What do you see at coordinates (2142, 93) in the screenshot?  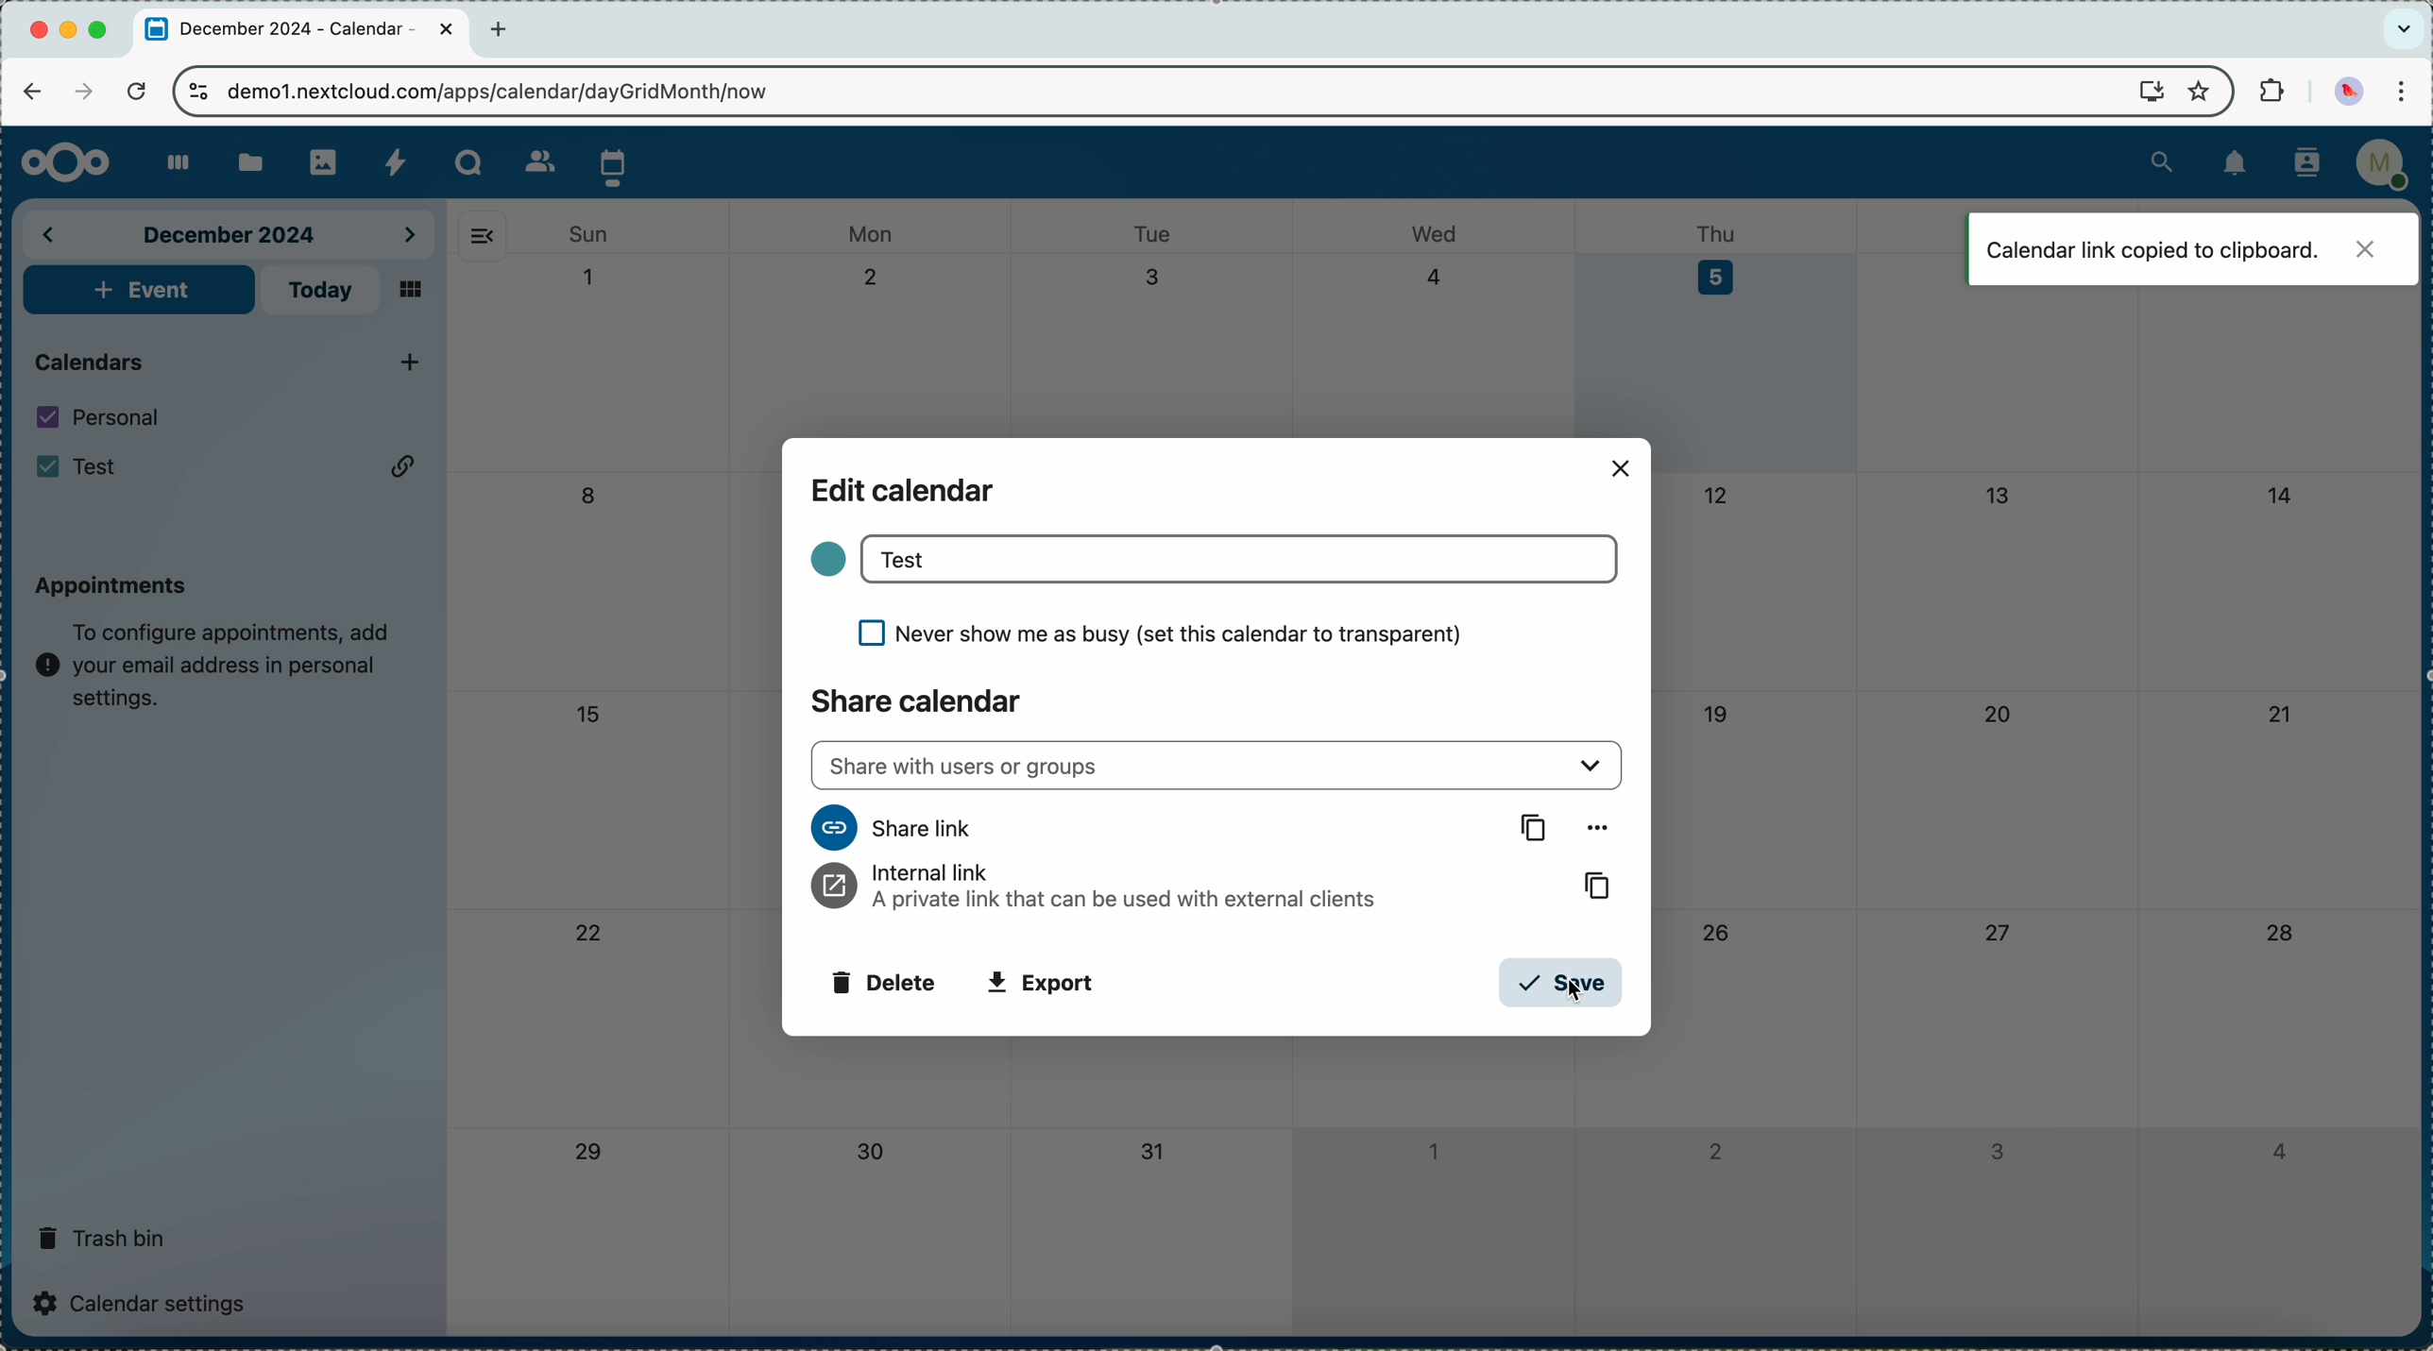 I see `screen` at bounding box center [2142, 93].